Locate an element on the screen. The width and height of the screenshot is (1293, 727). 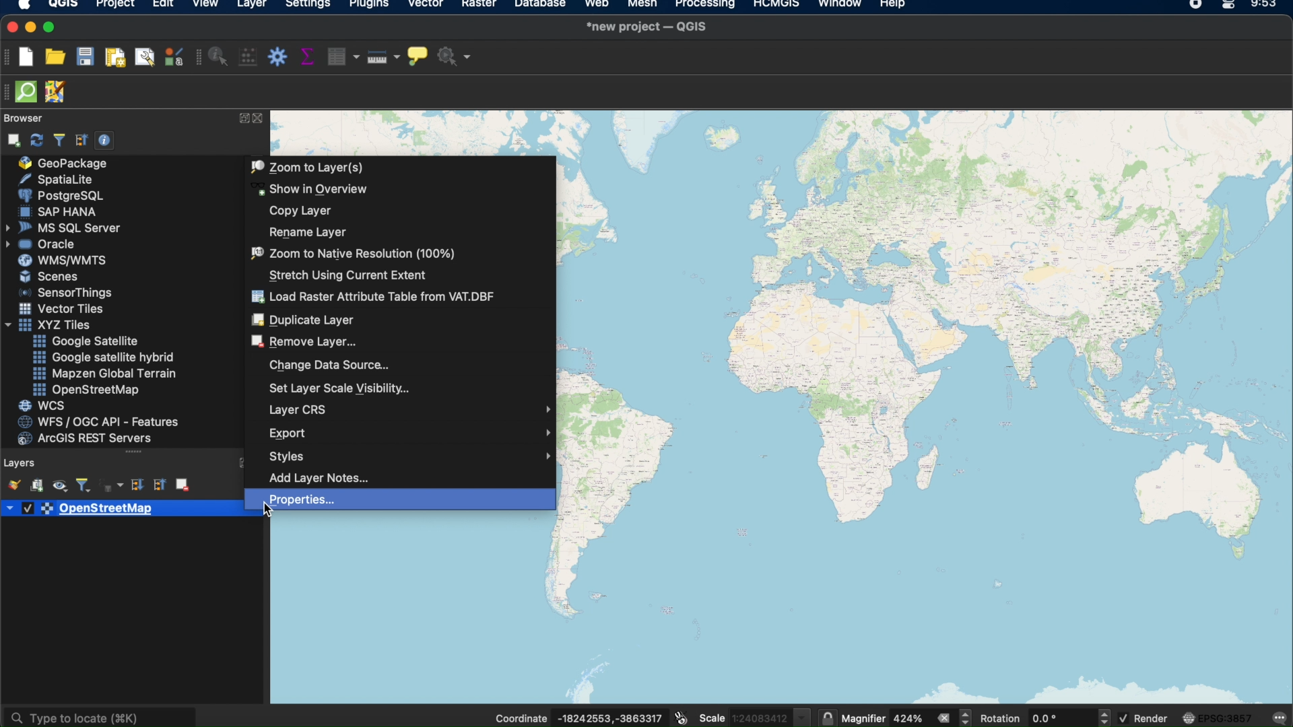
filter legend is located at coordinates (83, 485).